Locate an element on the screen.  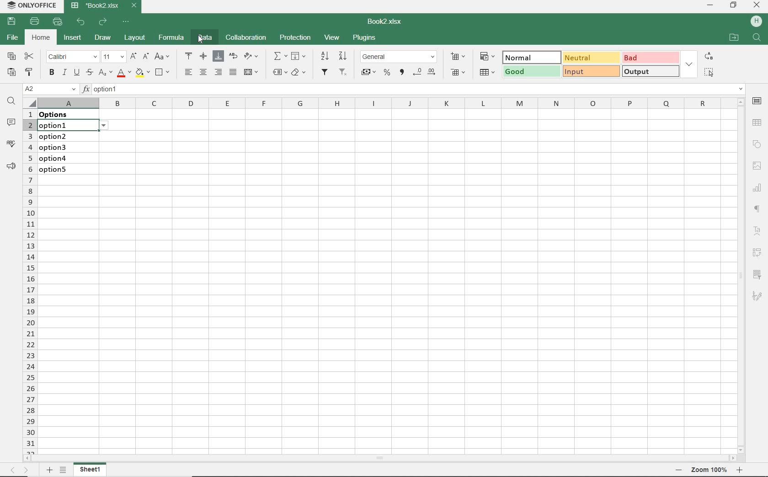
JUSTIFIED is located at coordinates (232, 72).